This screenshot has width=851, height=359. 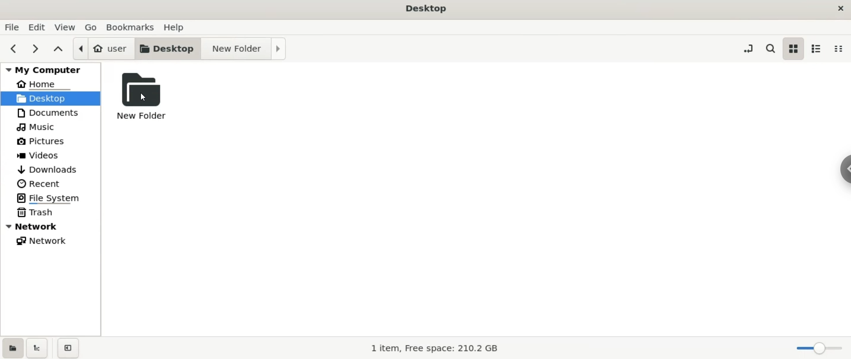 I want to click on edit, so click(x=37, y=27).